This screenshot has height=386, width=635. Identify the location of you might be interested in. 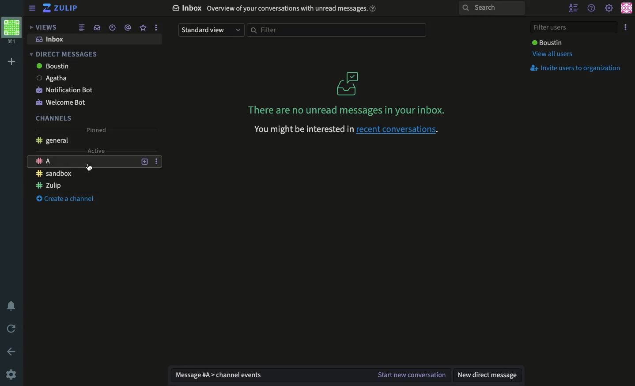
(303, 129).